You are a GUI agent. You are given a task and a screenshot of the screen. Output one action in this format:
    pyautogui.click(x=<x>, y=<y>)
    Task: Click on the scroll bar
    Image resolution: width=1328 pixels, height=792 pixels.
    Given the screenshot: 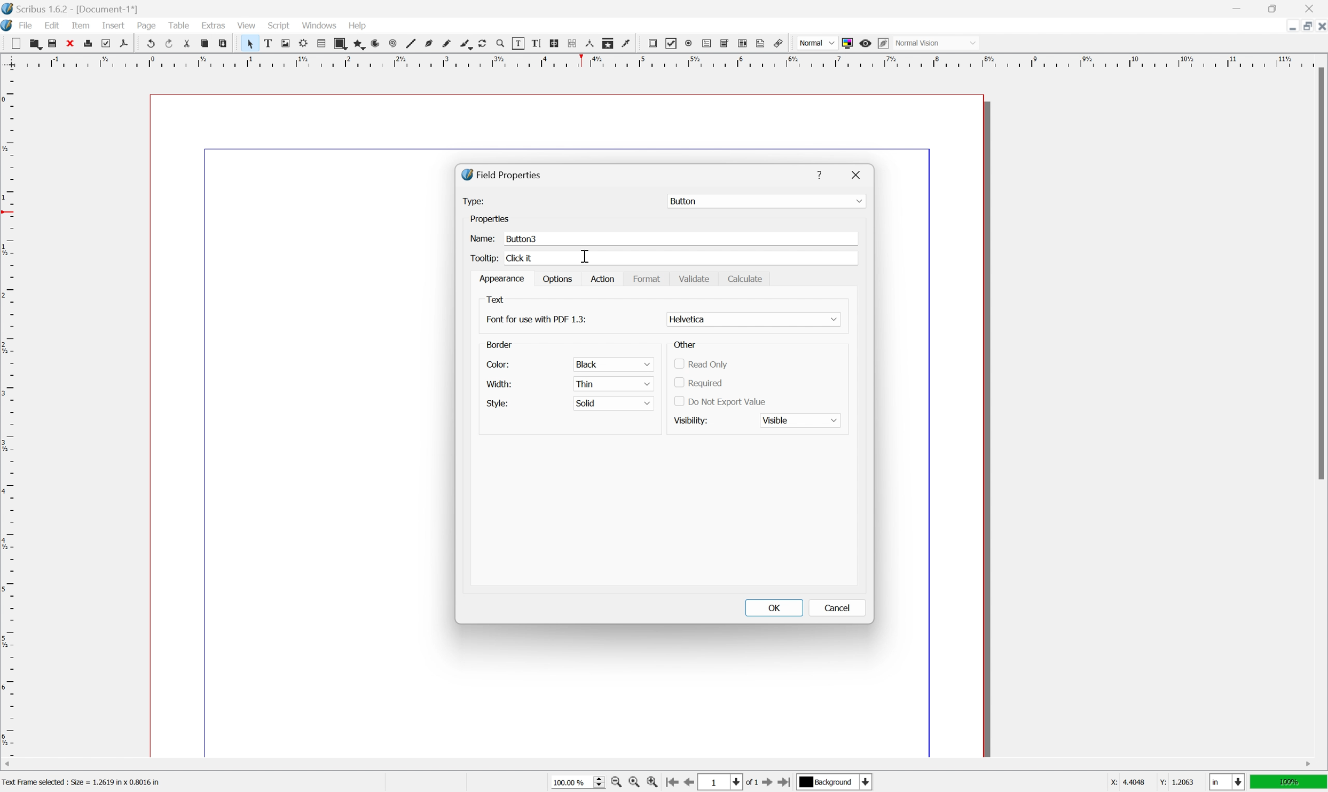 What is the action you would take?
    pyautogui.click(x=1317, y=273)
    